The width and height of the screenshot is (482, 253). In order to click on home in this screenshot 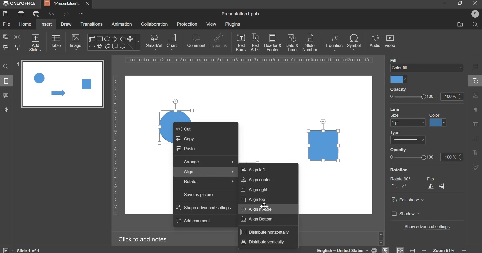, I will do `click(25, 24)`.